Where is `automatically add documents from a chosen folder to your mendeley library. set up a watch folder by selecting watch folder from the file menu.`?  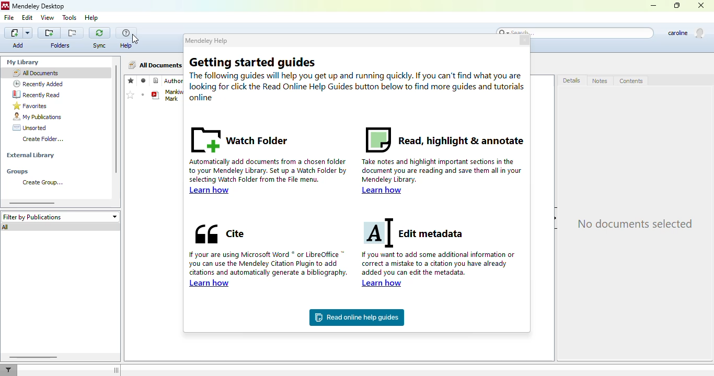 automatically add documents from a chosen folder to your mendeley library. set up a watch folder by selecting watch folder from the file menu. is located at coordinates (268, 170).